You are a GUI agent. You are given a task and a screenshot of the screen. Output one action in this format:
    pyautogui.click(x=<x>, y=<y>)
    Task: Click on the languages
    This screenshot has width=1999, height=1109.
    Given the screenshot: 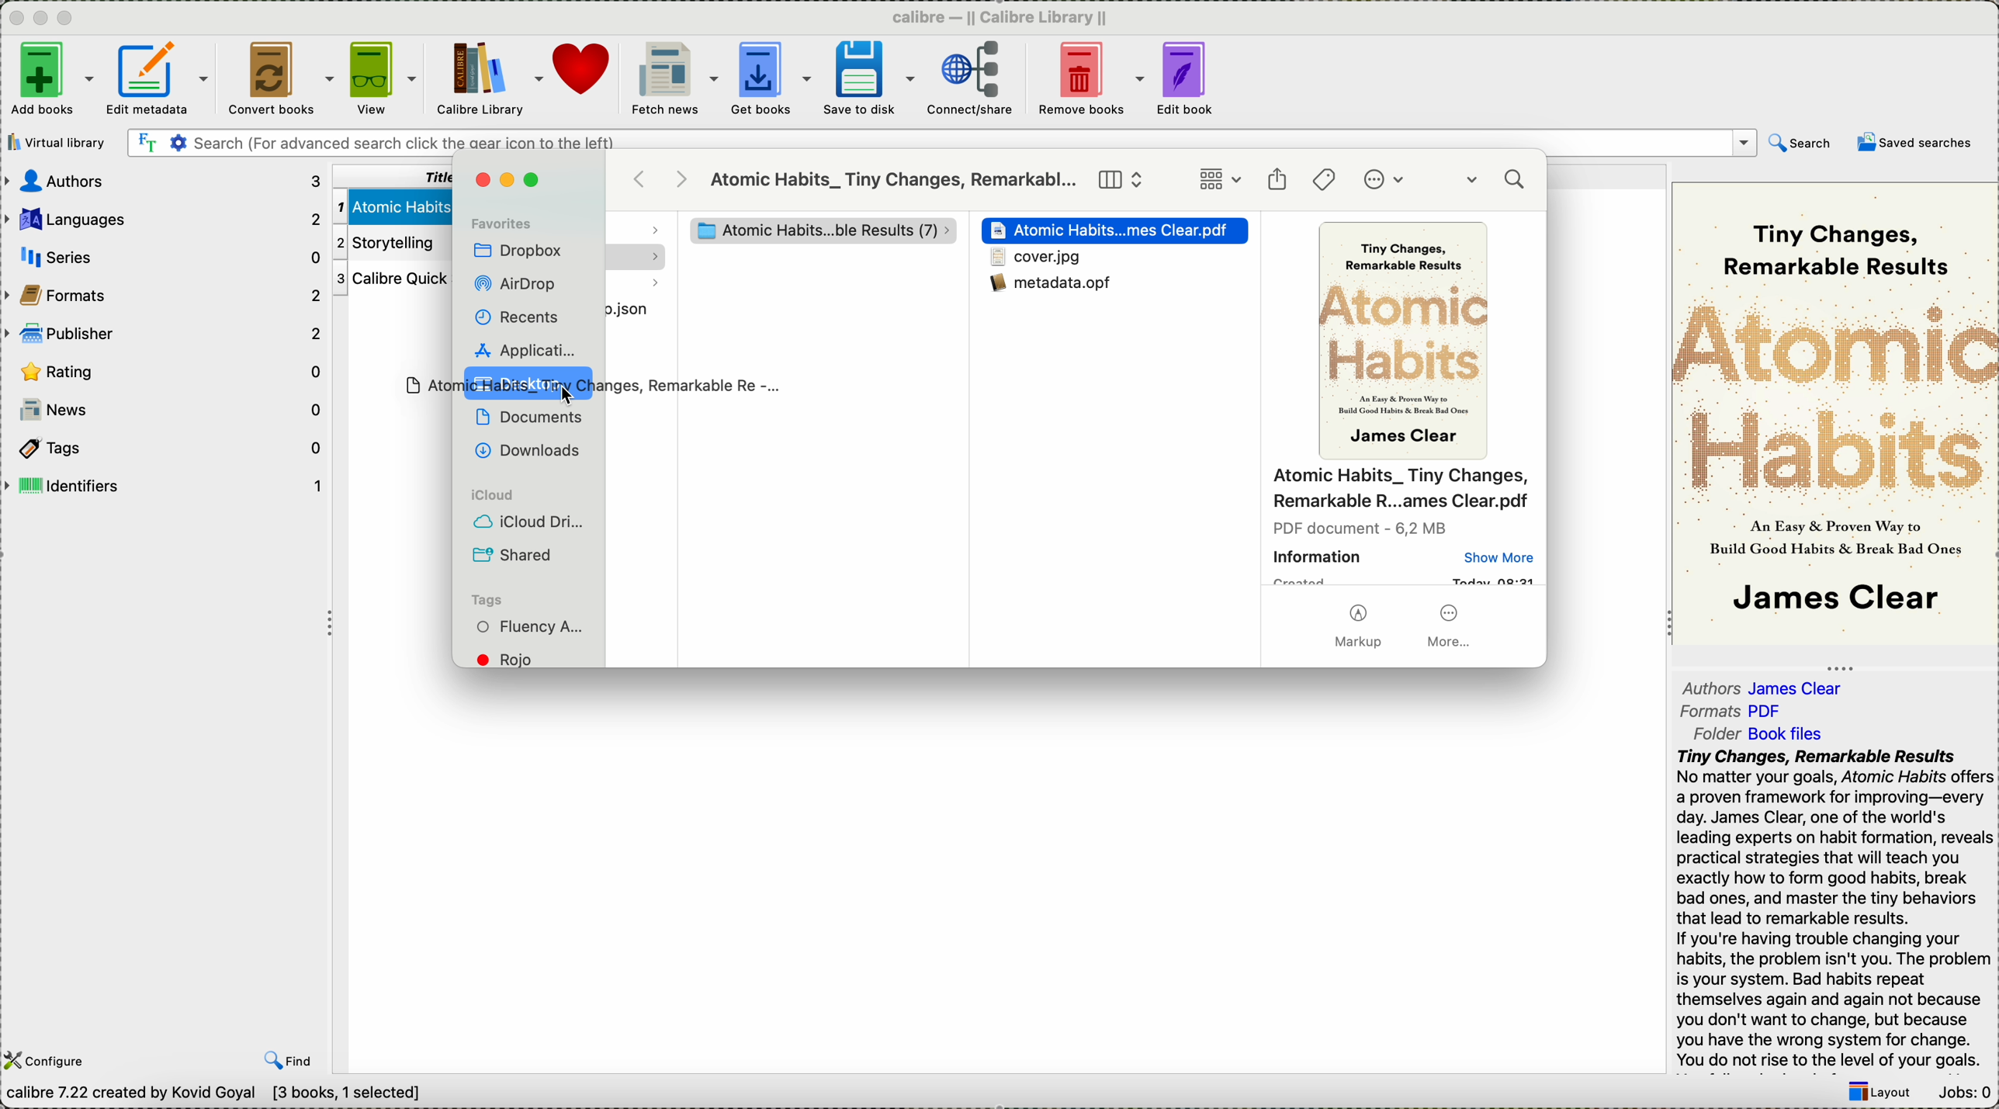 What is the action you would take?
    pyautogui.click(x=164, y=216)
    